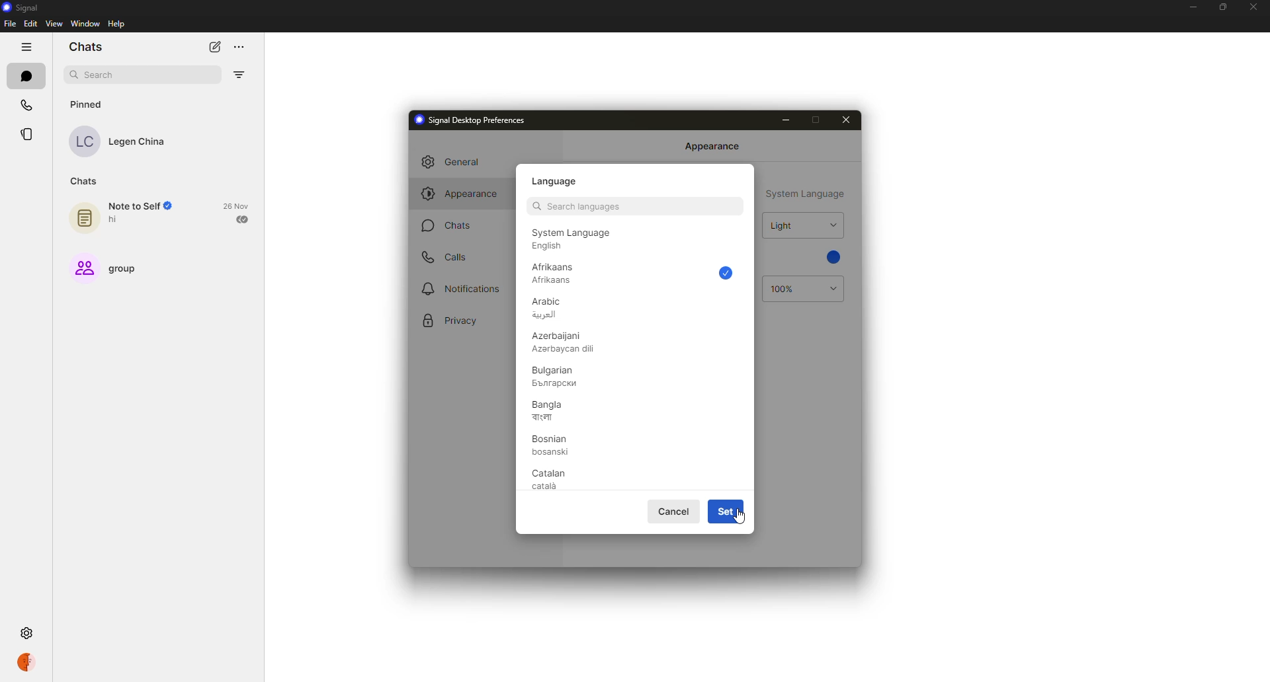  I want to click on maximize, so click(815, 120).